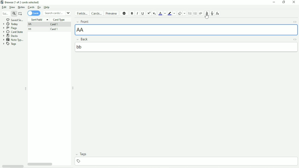  Describe the element at coordinates (206, 13) in the screenshot. I see `Attach pictures/audio/video` at that location.